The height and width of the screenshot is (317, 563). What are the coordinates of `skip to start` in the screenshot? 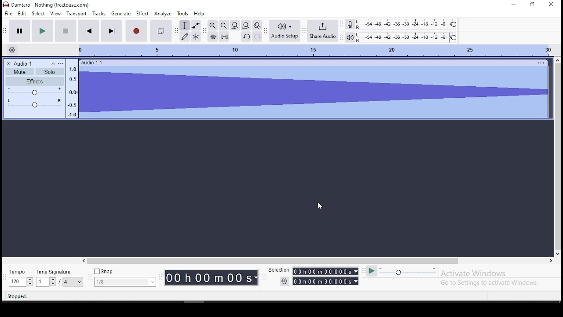 It's located at (88, 30).